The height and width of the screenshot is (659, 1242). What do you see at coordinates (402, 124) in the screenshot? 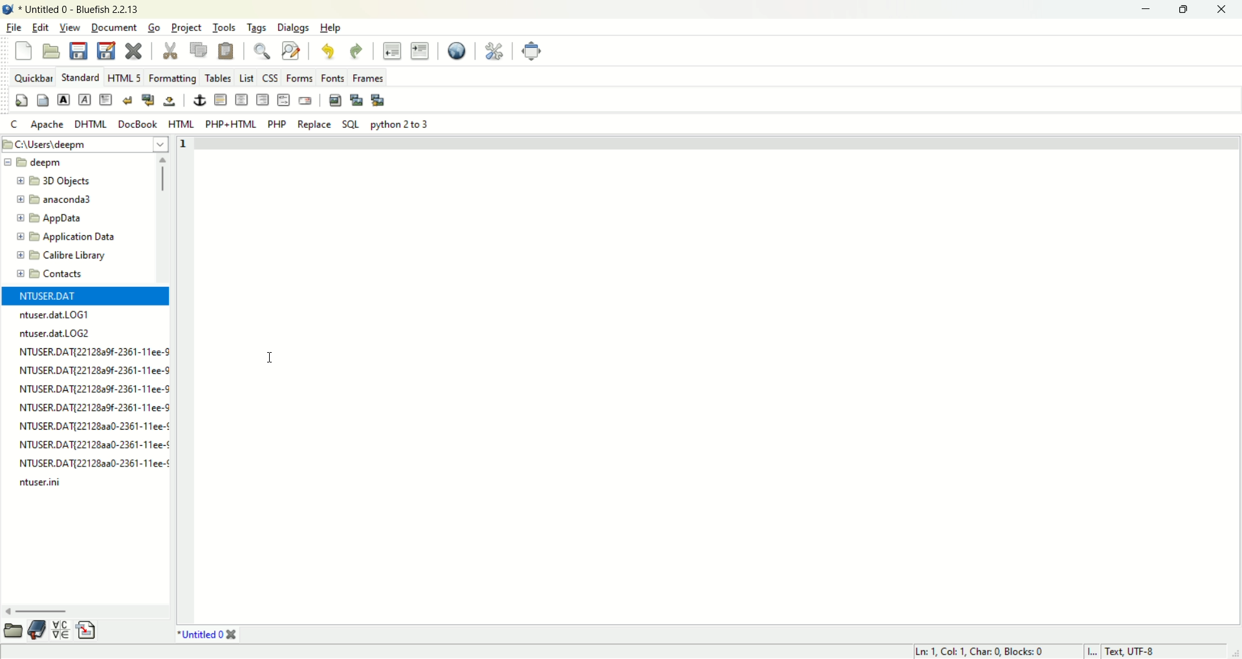
I see `Python 2 to 3` at bounding box center [402, 124].